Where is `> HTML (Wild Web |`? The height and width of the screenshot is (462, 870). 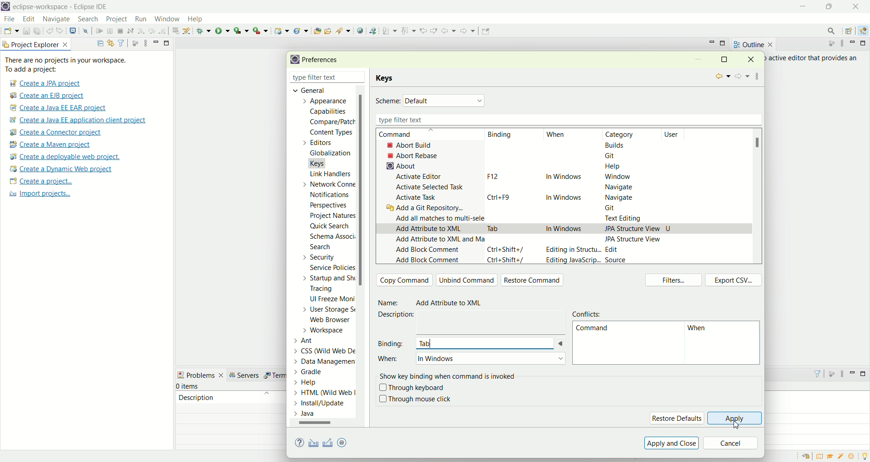 > HTML (Wild Web | is located at coordinates (325, 393).